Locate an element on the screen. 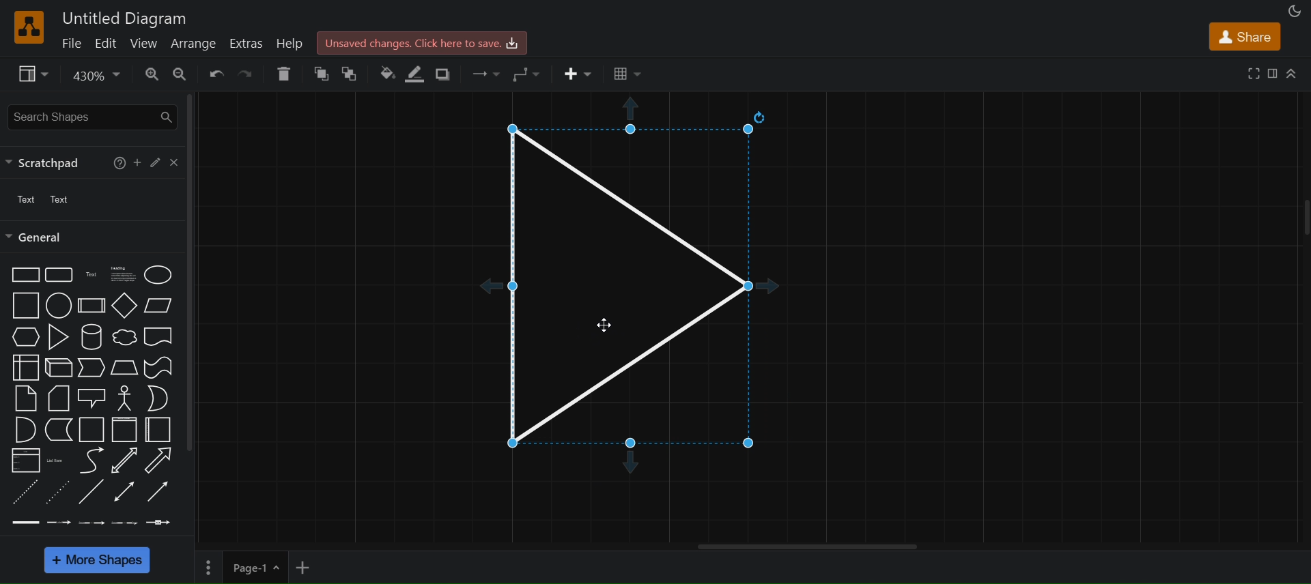 Image resolution: width=1311 pixels, height=584 pixels. zoom out is located at coordinates (180, 74).